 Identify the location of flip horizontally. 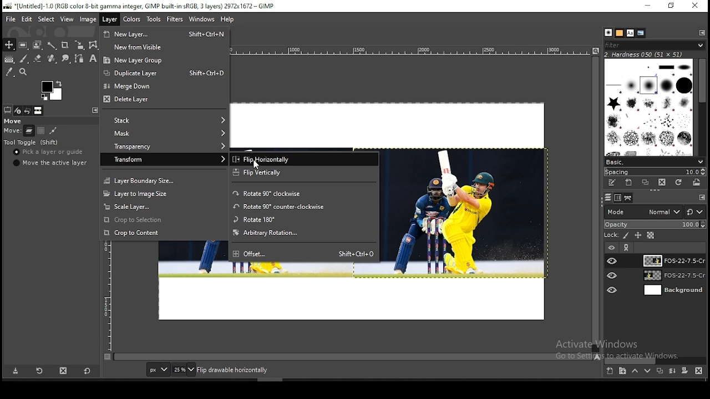
(303, 159).